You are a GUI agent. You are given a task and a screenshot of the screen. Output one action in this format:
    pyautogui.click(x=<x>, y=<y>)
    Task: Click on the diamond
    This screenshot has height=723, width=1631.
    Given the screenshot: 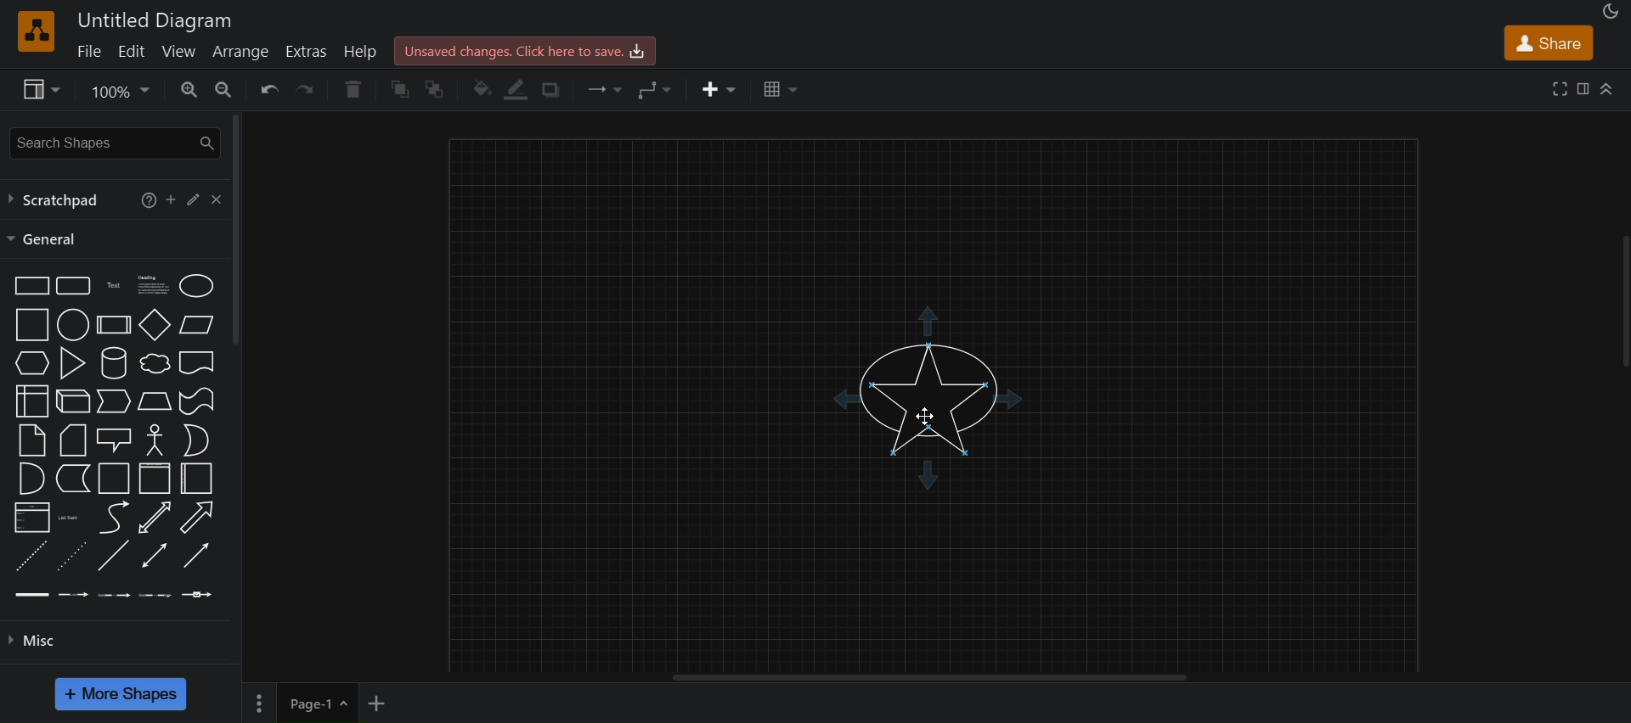 What is the action you would take?
    pyautogui.click(x=155, y=325)
    